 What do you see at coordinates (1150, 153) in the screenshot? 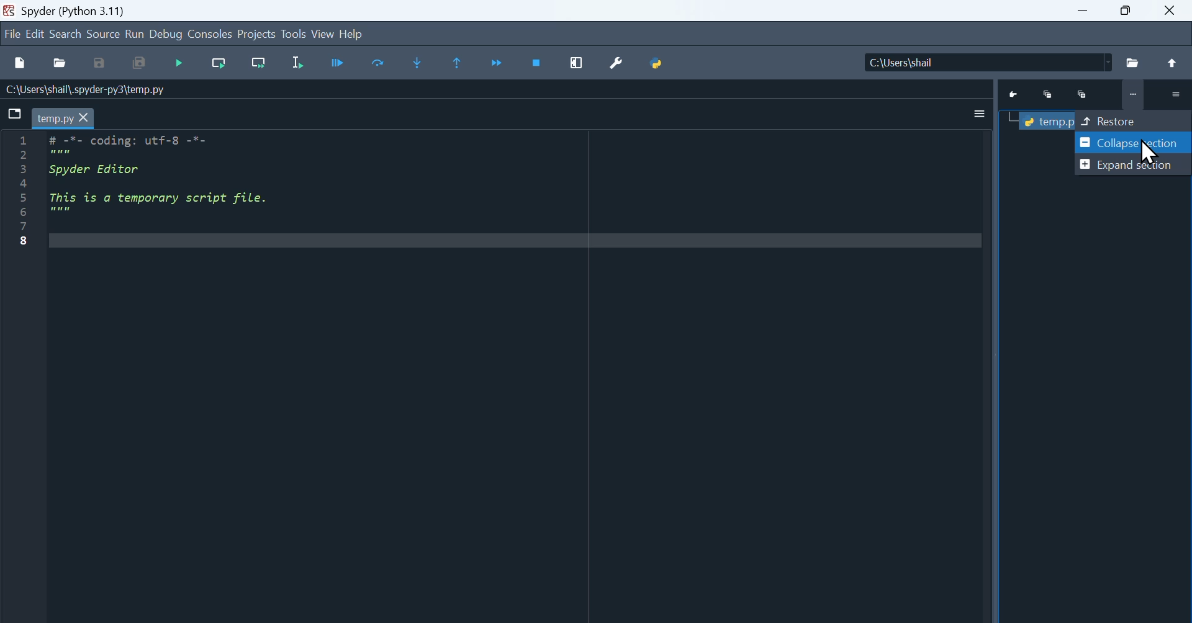
I see `Cursor` at bounding box center [1150, 153].